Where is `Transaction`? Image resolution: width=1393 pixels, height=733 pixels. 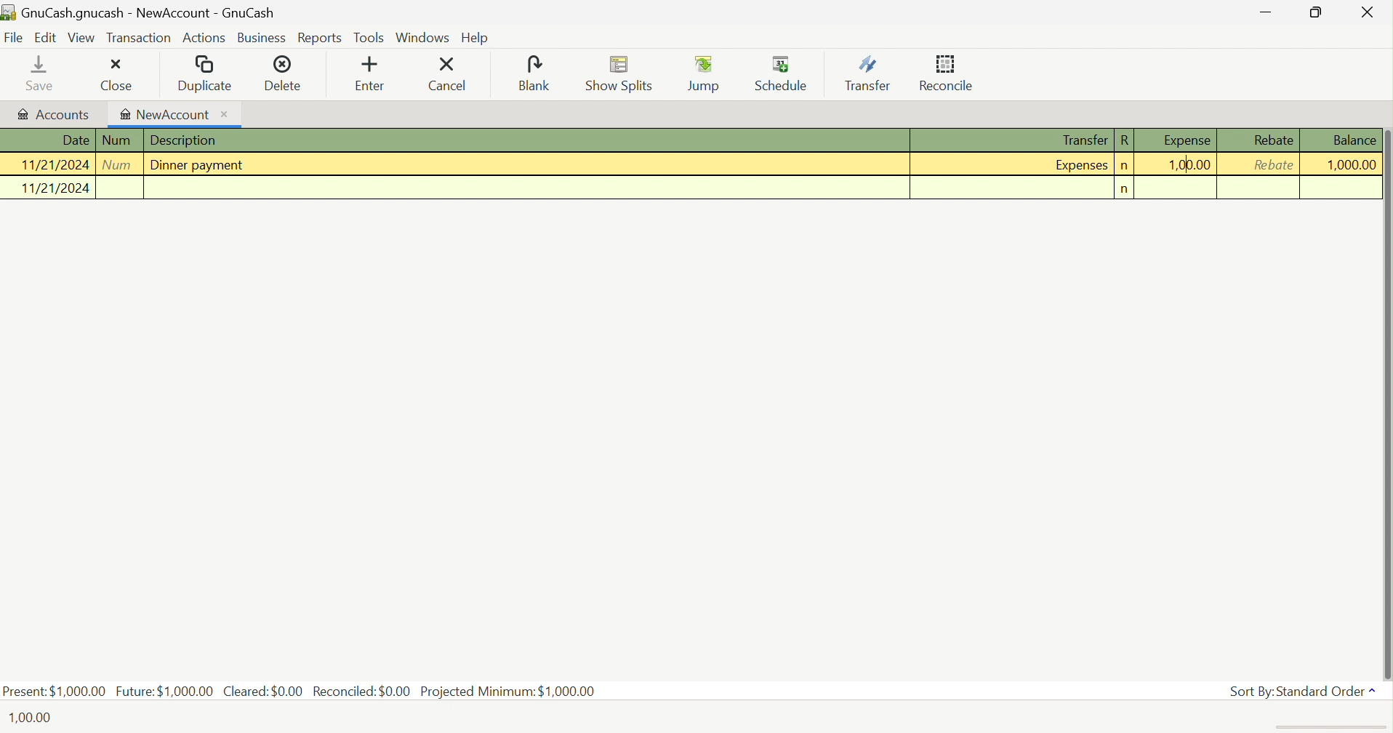
Transaction is located at coordinates (138, 36).